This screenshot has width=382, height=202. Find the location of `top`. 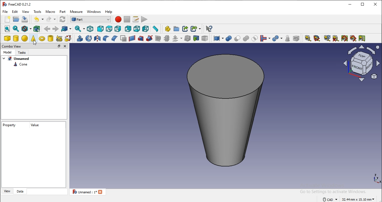

top is located at coordinates (109, 29).